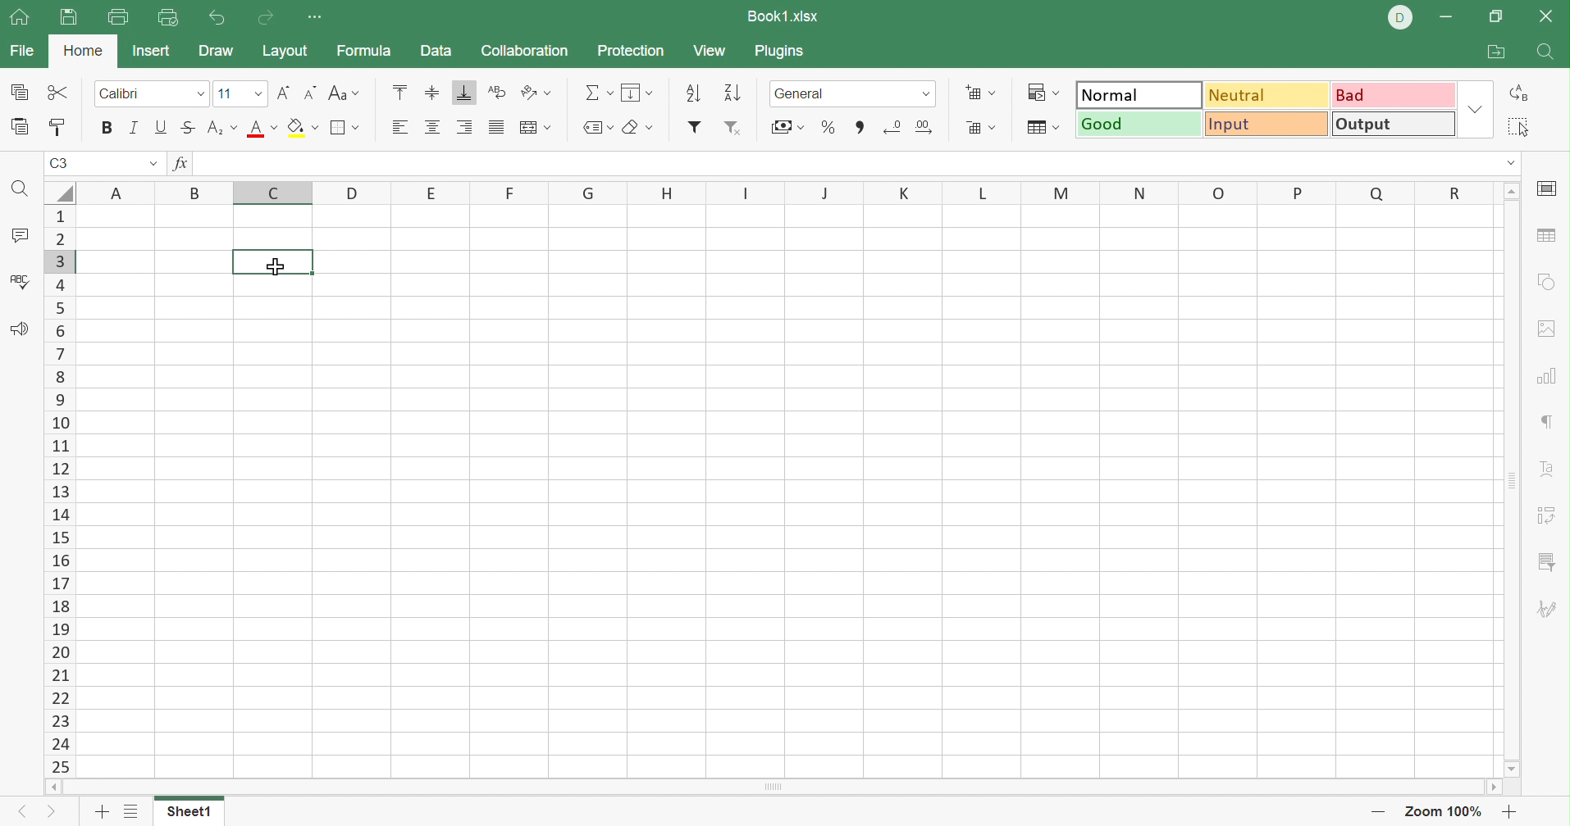  Describe the element at coordinates (48, 813) in the screenshot. I see `Next` at that location.